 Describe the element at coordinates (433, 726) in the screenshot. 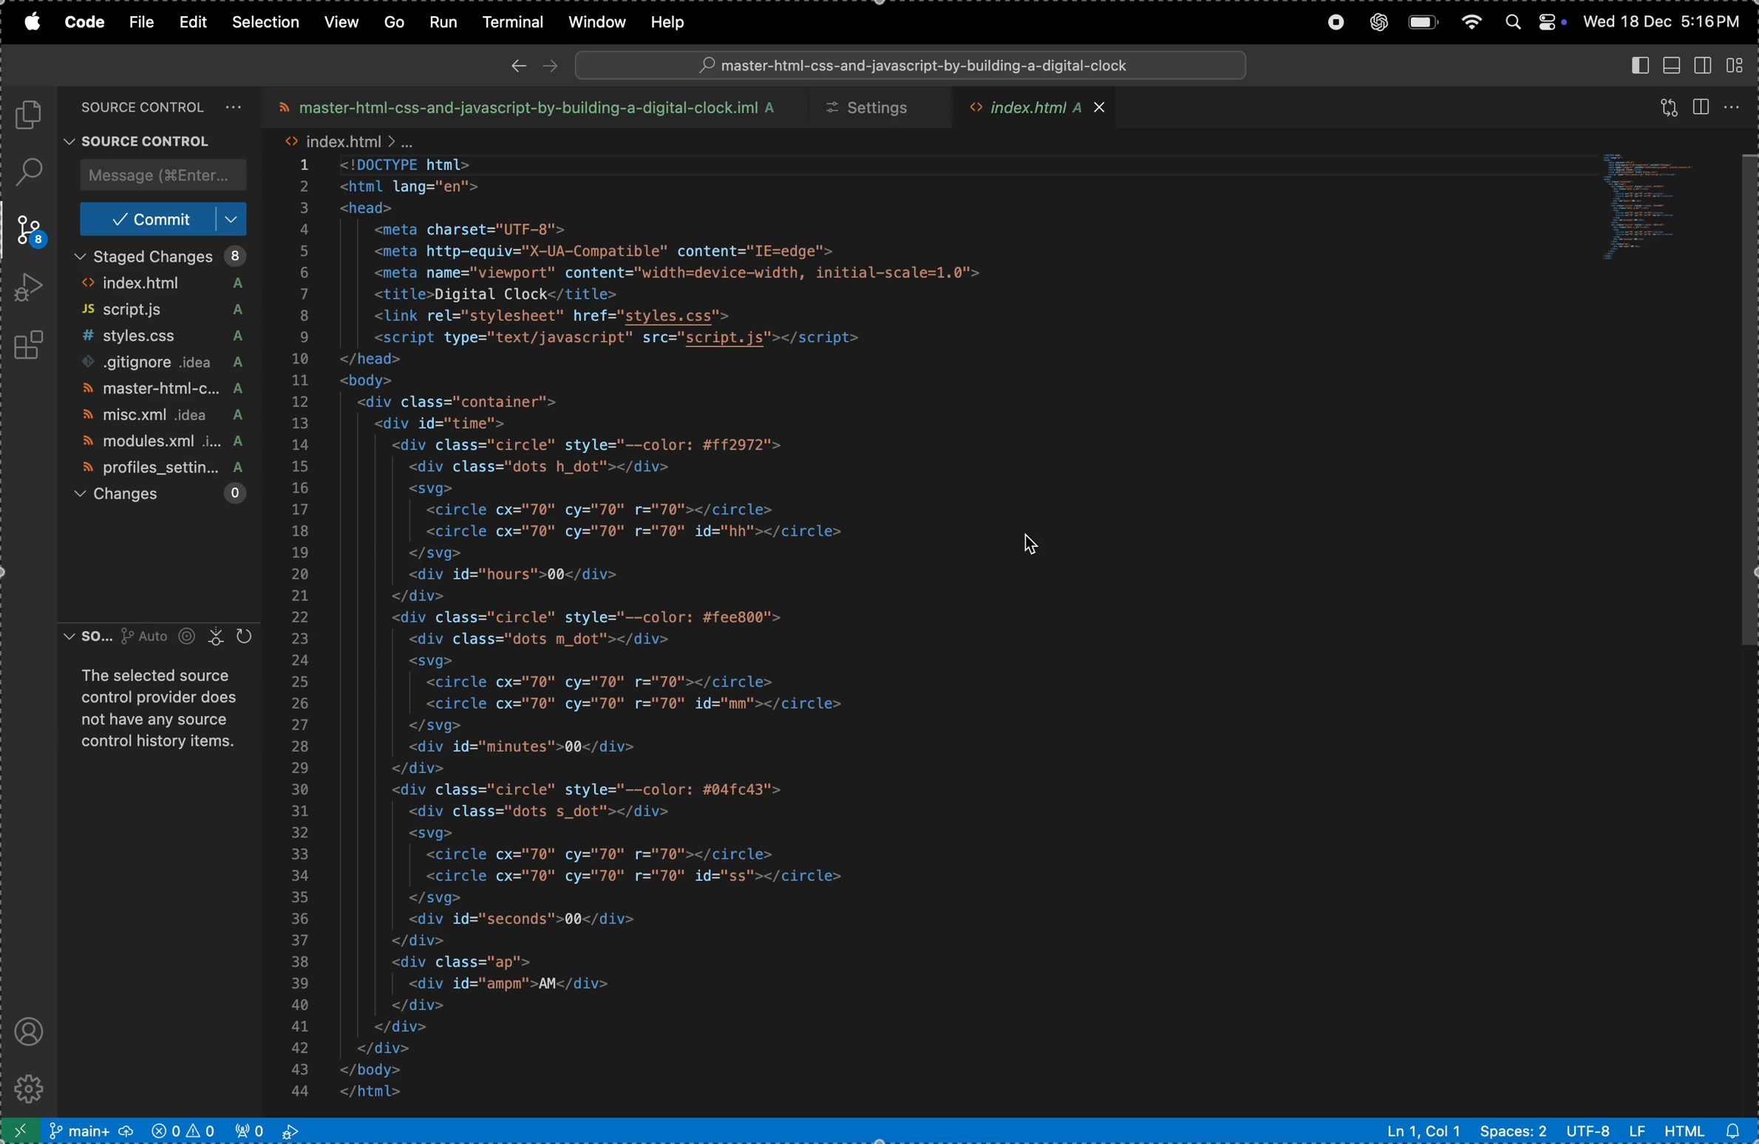

I see `</svg>` at that location.